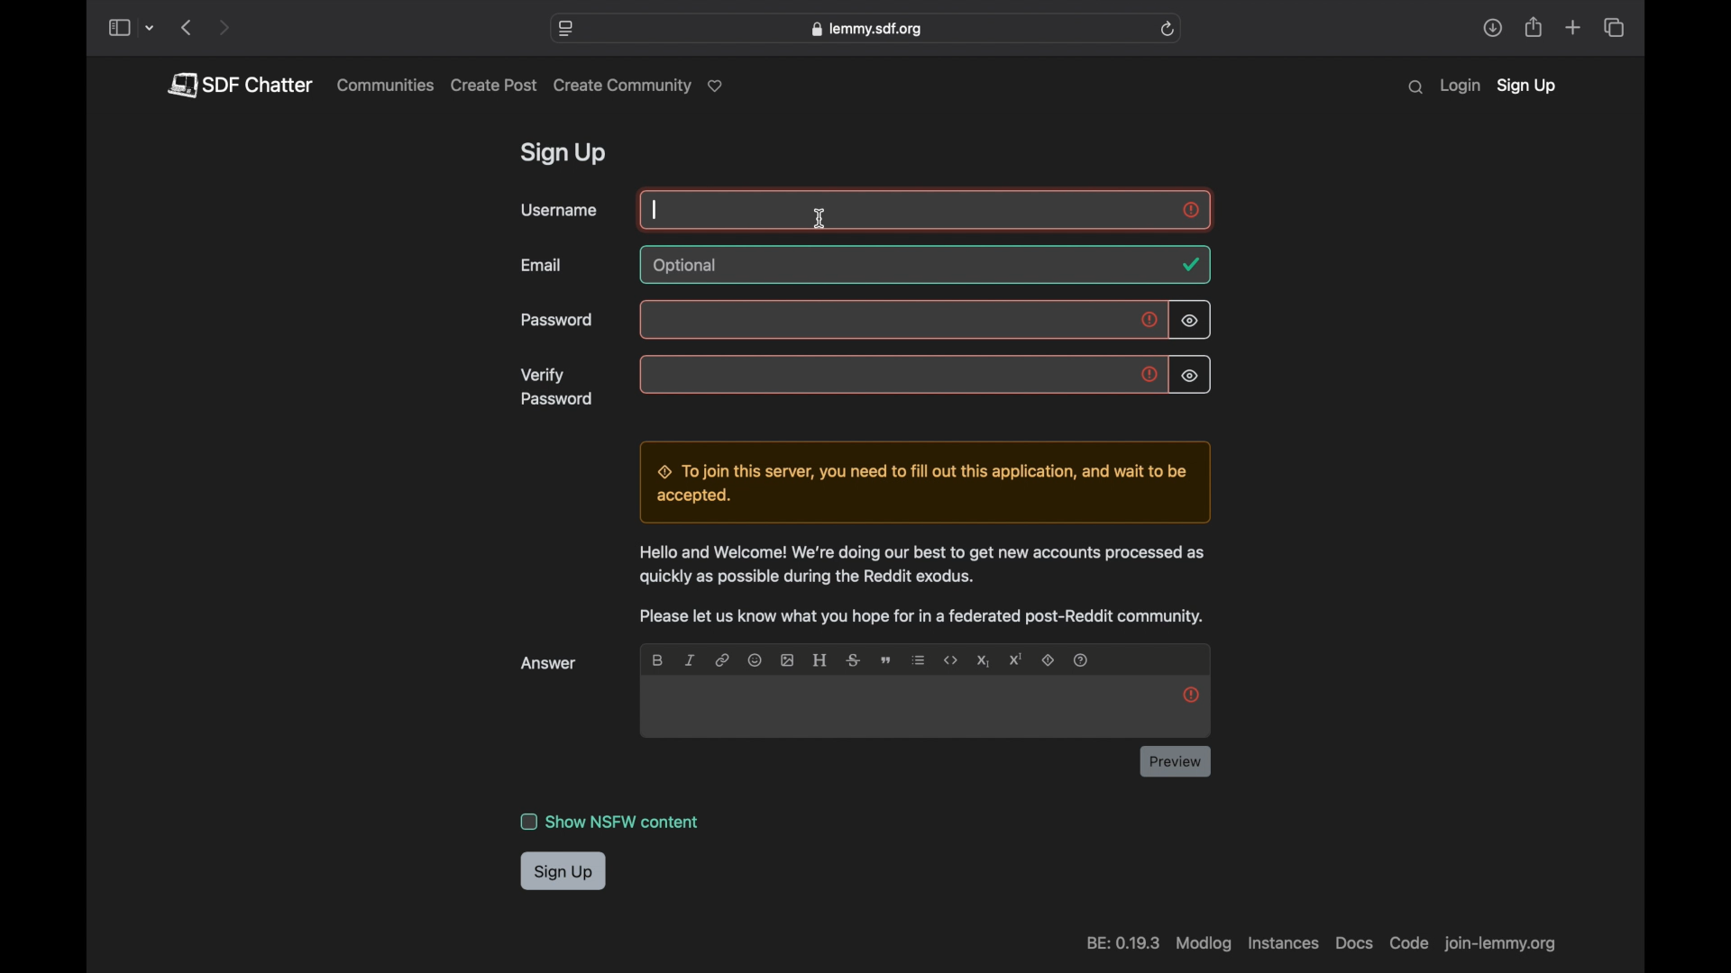 The height and width of the screenshot is (973, 1731). Describe the element at coordinates (151, 29) in the screenshot. I see `tab group picker` at that location.